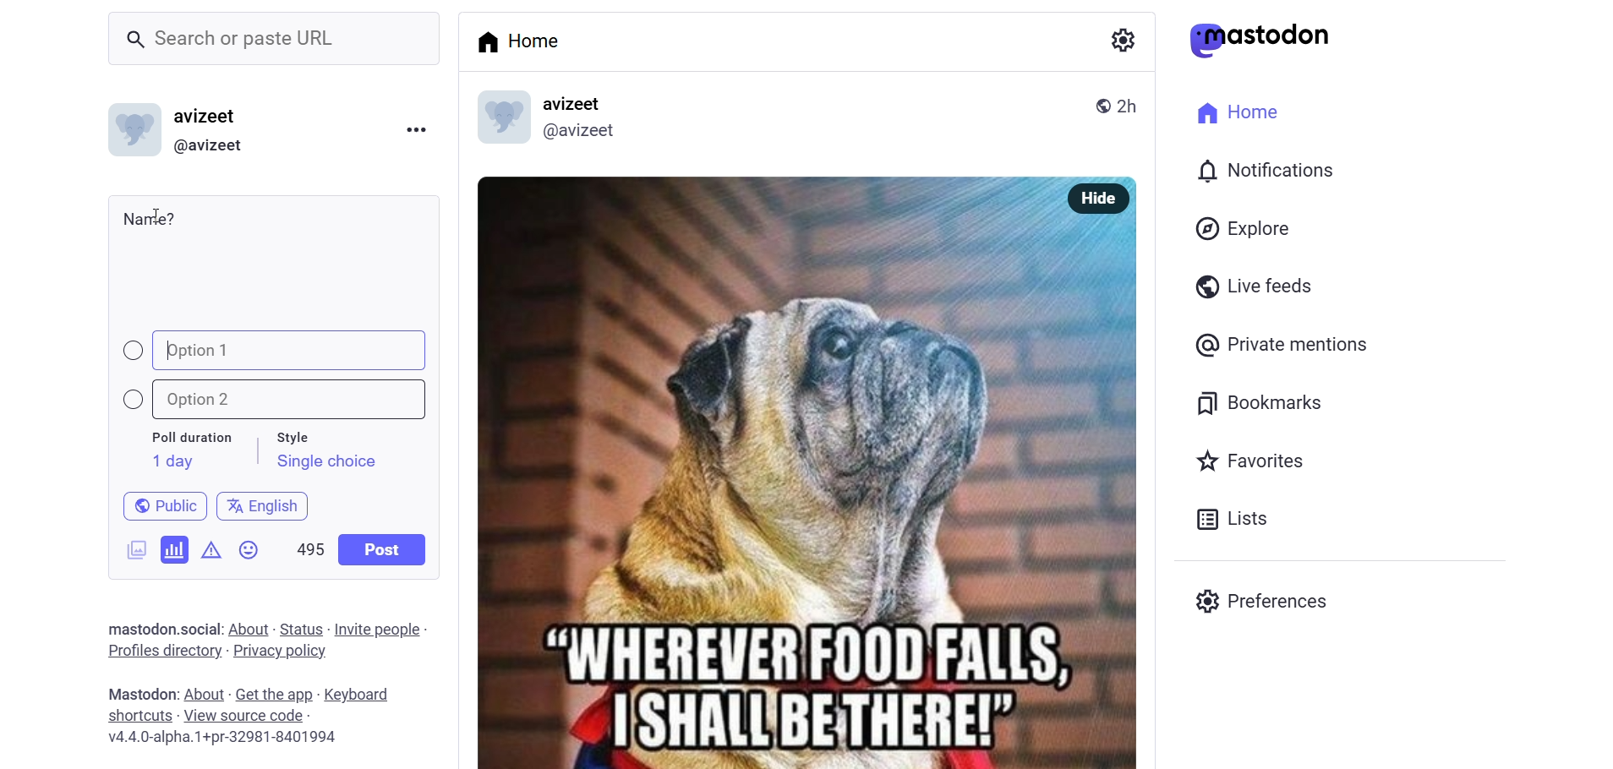 The image size is (1613, 769). What do you see at coordinates (1283, 344) in the screenshot?
I see `private mention` at bounding box center [1283, 344].